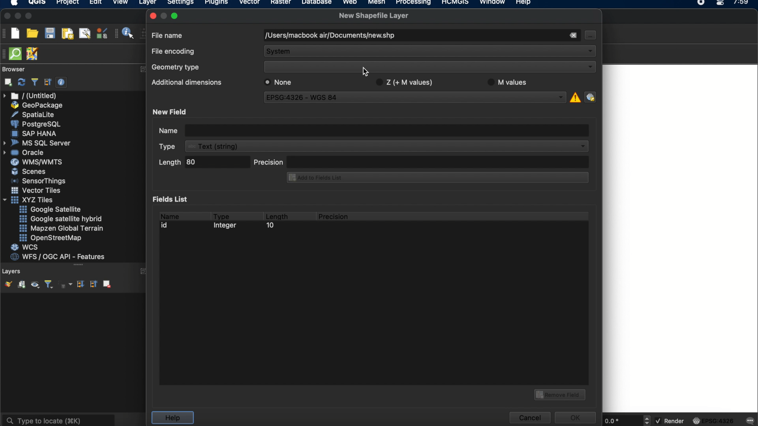 The height and width of the screenshot is (426, 758). I want to click on add group, so click(21, 285).